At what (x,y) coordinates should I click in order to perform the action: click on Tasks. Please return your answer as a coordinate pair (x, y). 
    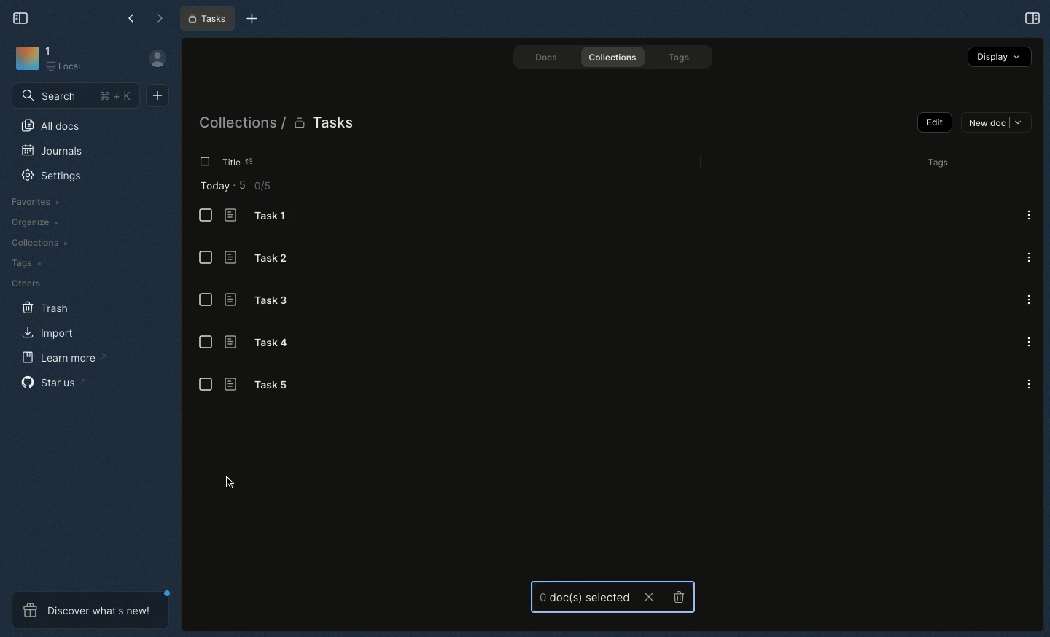
    Looking at the image, I should click on (327, 125).